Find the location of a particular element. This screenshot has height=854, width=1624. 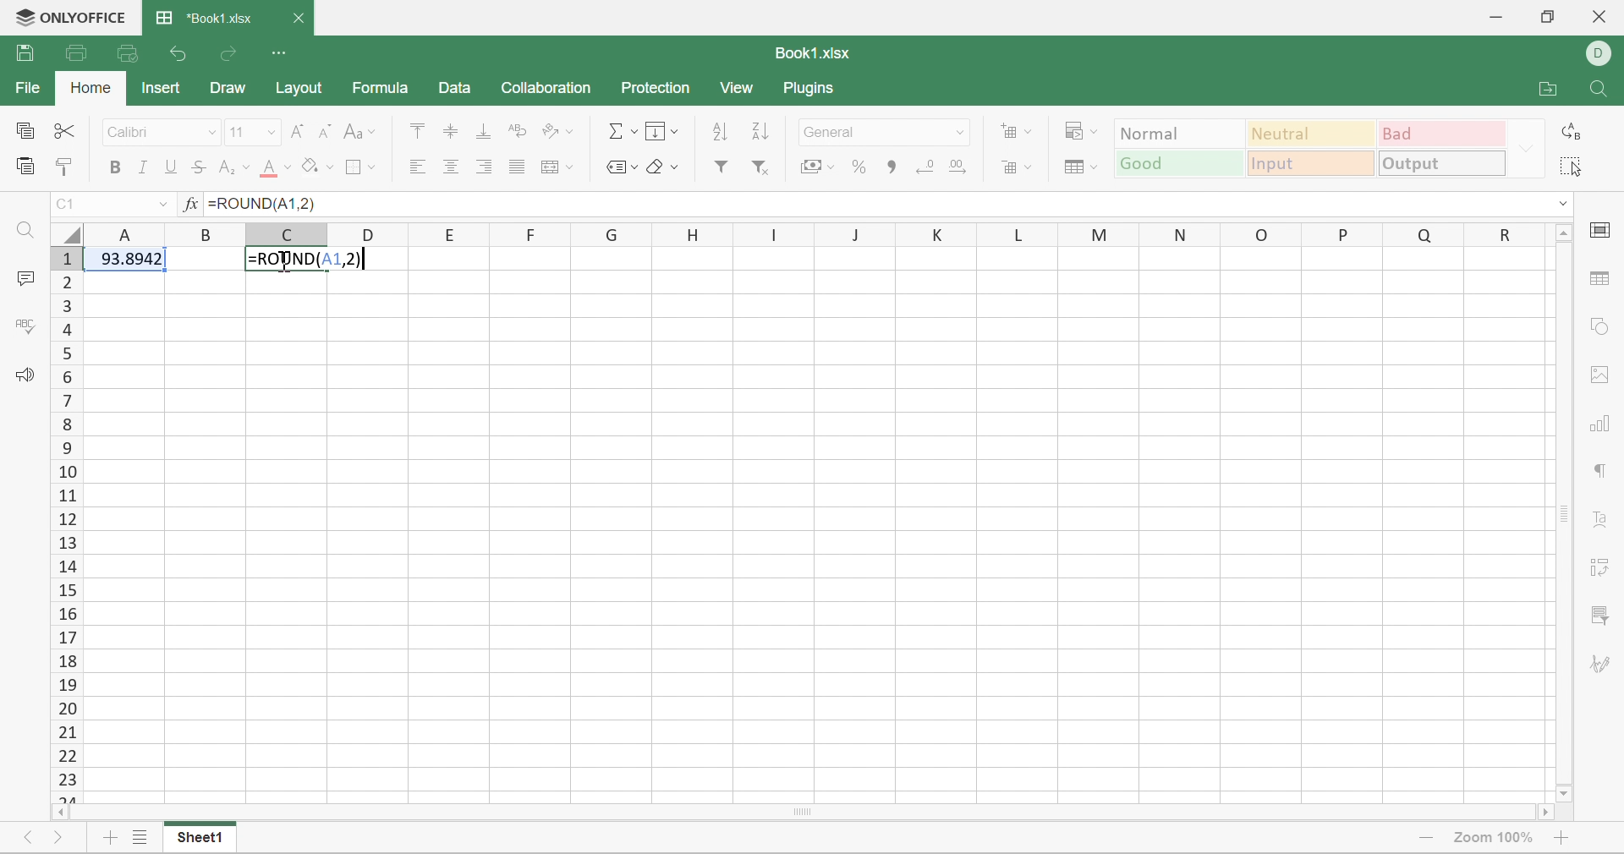

Font color is located at coordinates (275, 168).